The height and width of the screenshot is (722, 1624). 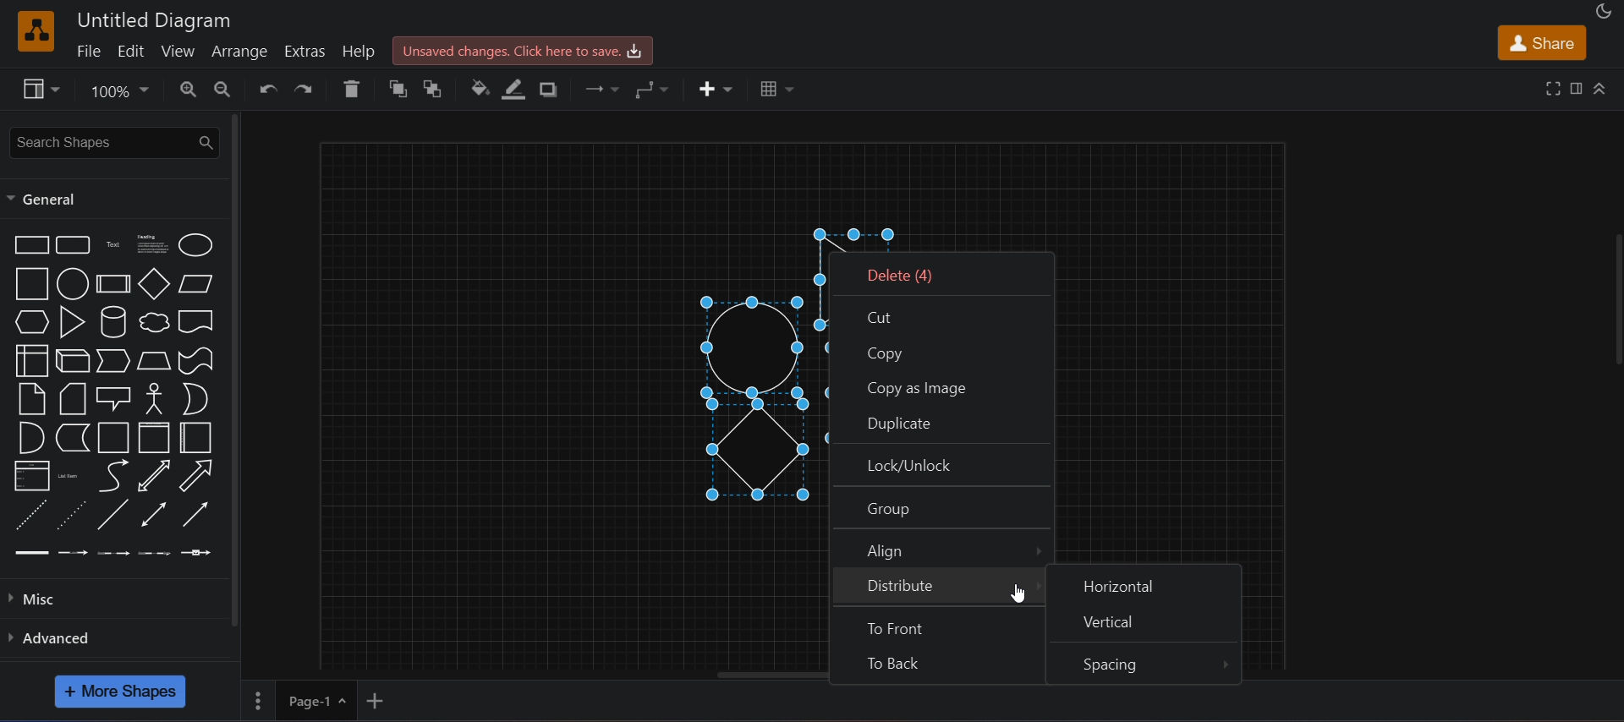 What do you see at coordinates (114, 476) in the screenshot?
I see `arrow` at bounding box center [114, 476].